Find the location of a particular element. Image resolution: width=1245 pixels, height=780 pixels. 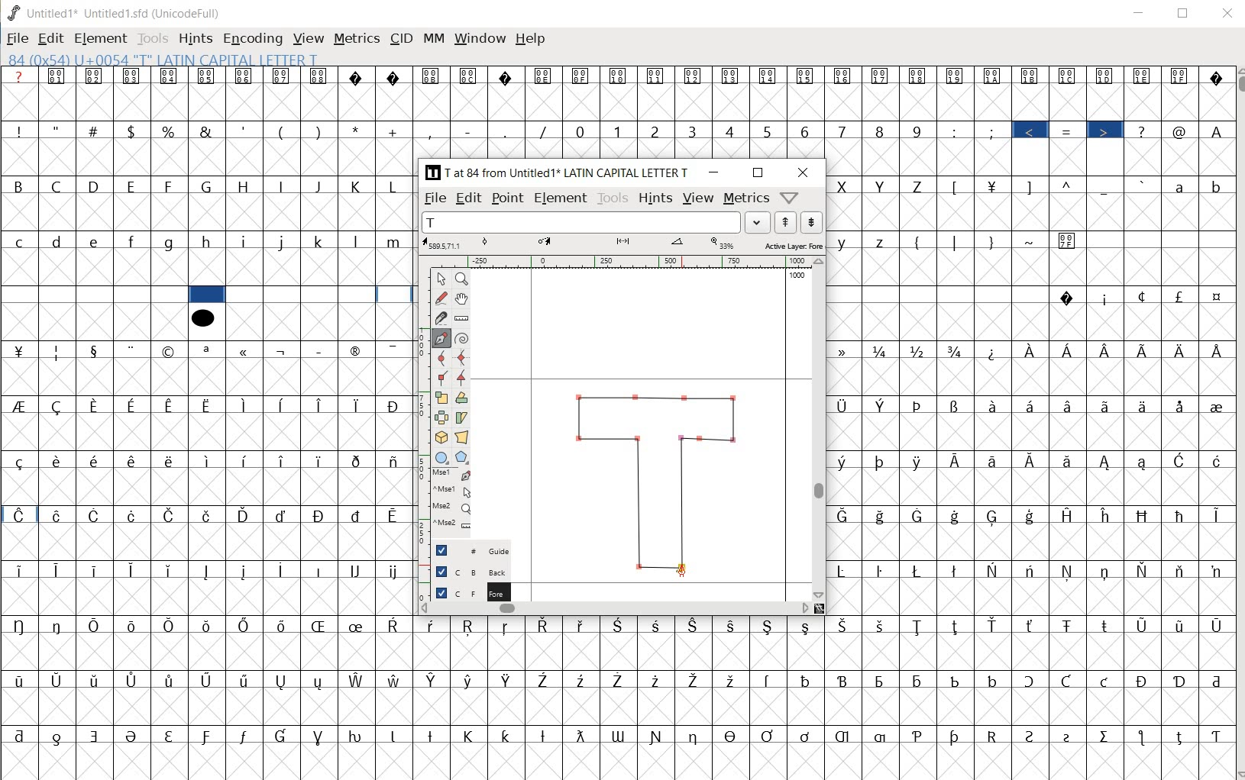

Untitled1* Untitled 1.sfd (UnicodeFull) is located at coordinates (121, 12).